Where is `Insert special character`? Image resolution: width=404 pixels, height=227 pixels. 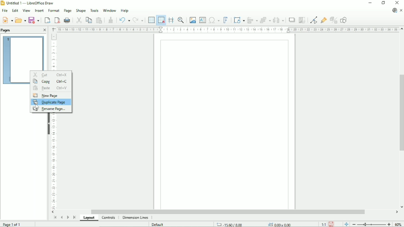
Insert special character is located at coordinates (214, 20).